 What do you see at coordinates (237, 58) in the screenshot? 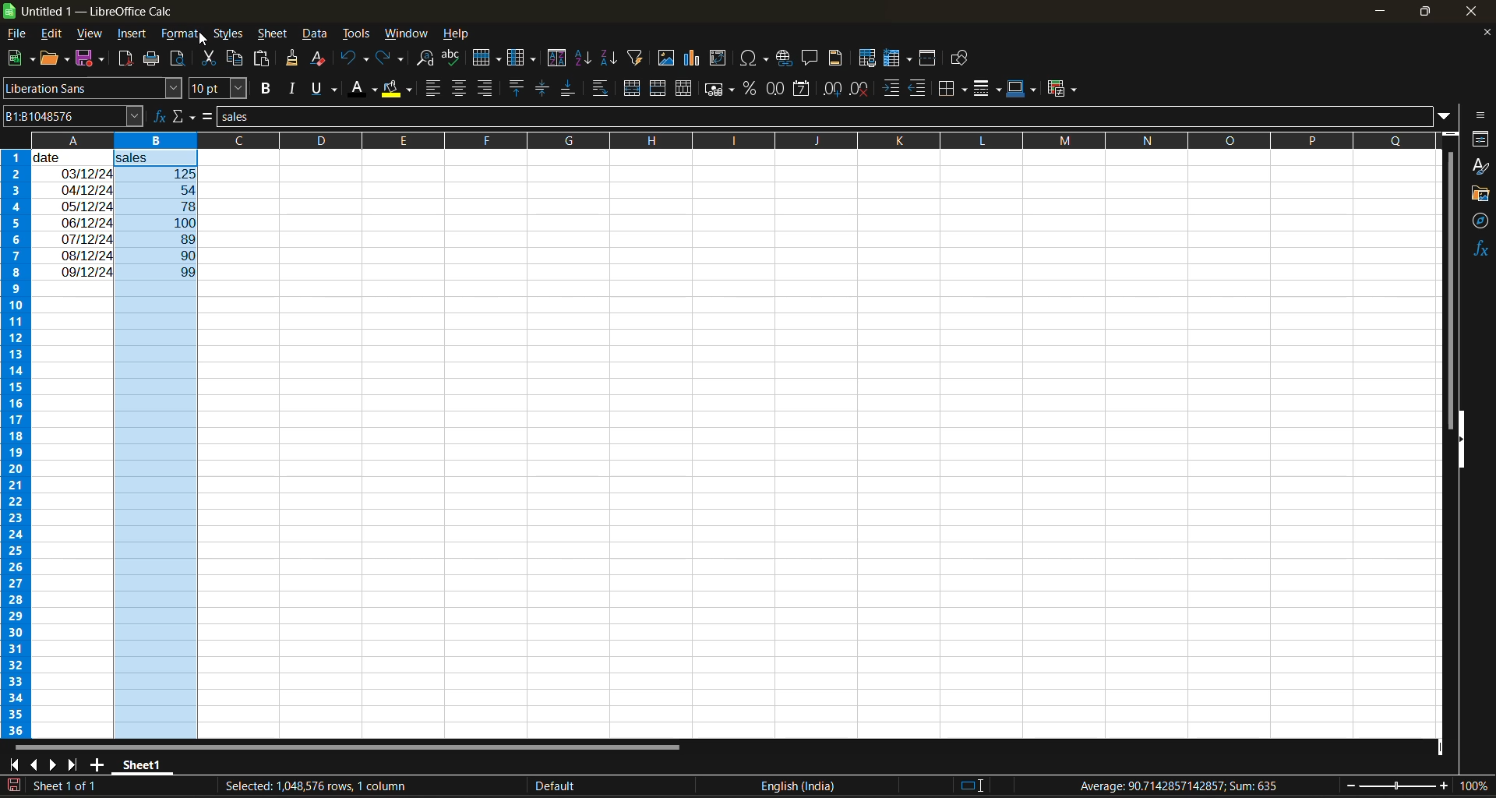
I see `copy` at bounding box center [237, 58].